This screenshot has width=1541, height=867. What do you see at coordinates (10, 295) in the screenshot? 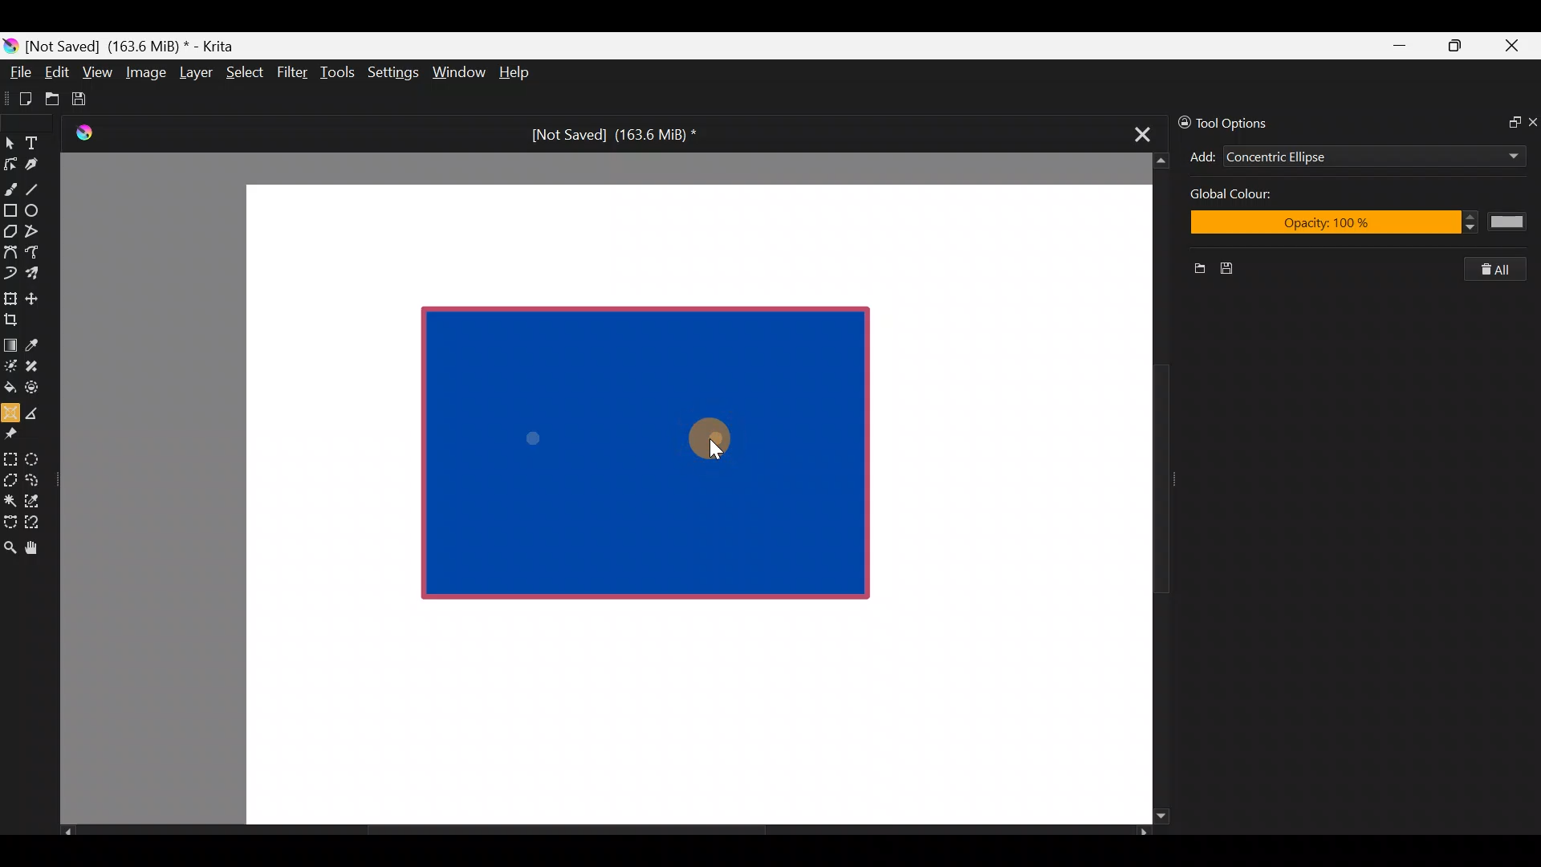
I see `Transform a layer/selection` at bounding box center [10, 295].